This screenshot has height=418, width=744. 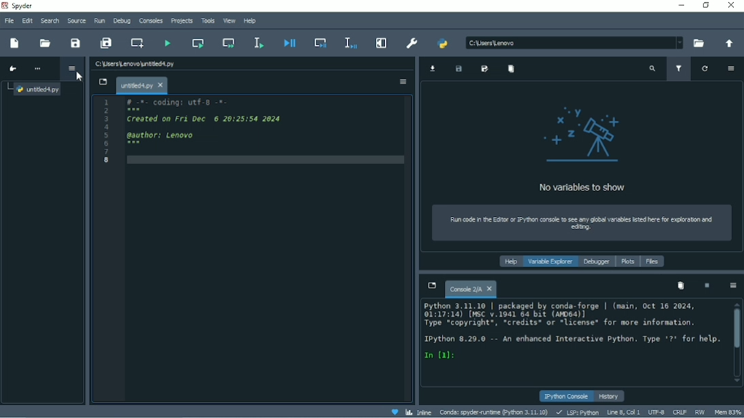 What do you see at coordinates (679, 5) in the screenshot?
I see `Minimize` at bounding box center [679, 5].